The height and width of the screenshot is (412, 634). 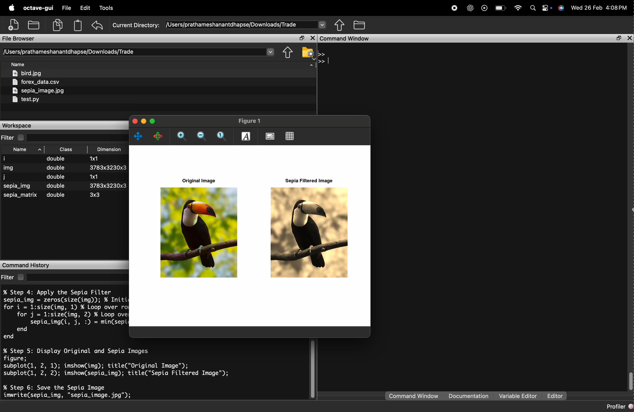 What do you see at coordinates (598, 8) in the screenshot?
I see `Wed 26 Feb 4:07PM` at bounding box center [598, 8].